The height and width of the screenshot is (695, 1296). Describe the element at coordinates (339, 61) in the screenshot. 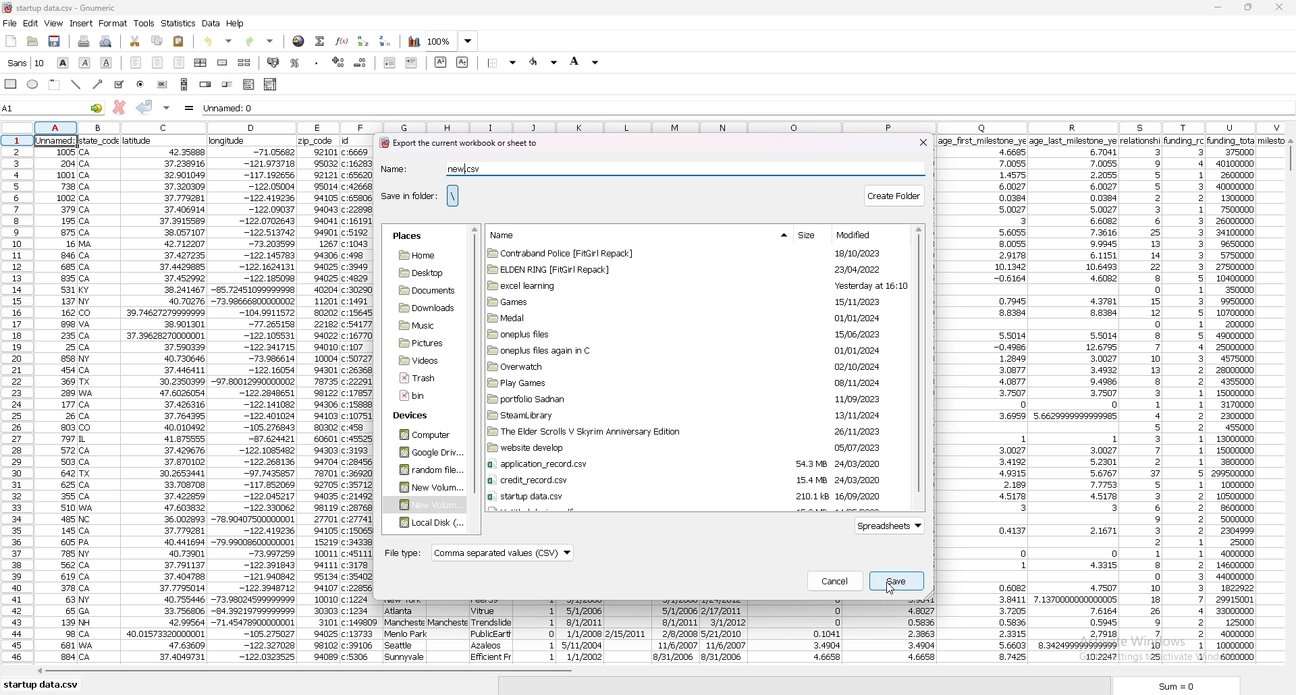

I see `increase decimals` at that location.